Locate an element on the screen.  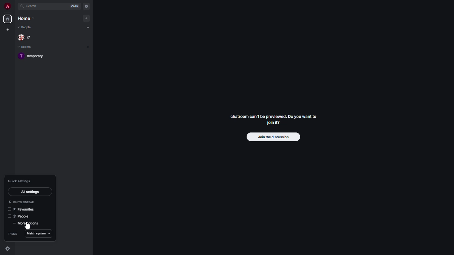
add is located at coordinates (87, 18).